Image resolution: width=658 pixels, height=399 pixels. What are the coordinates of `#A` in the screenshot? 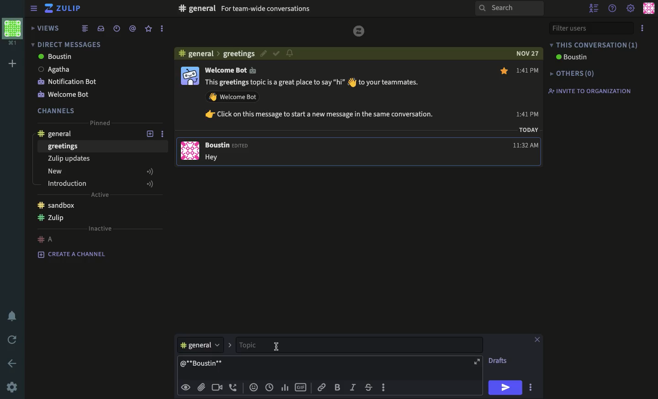 It's located at (47, 237).